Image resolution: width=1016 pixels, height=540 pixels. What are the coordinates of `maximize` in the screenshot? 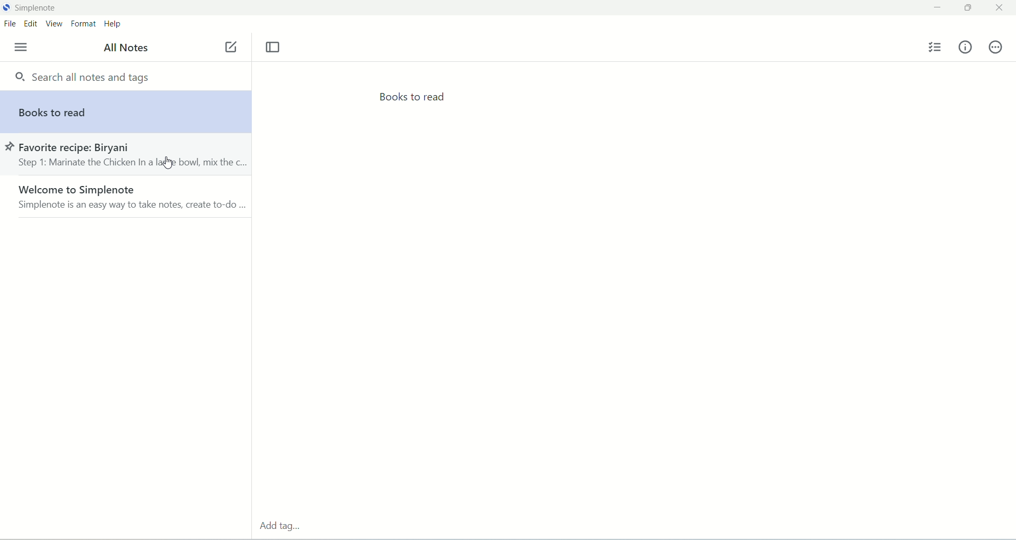 It's located at (970, 8).